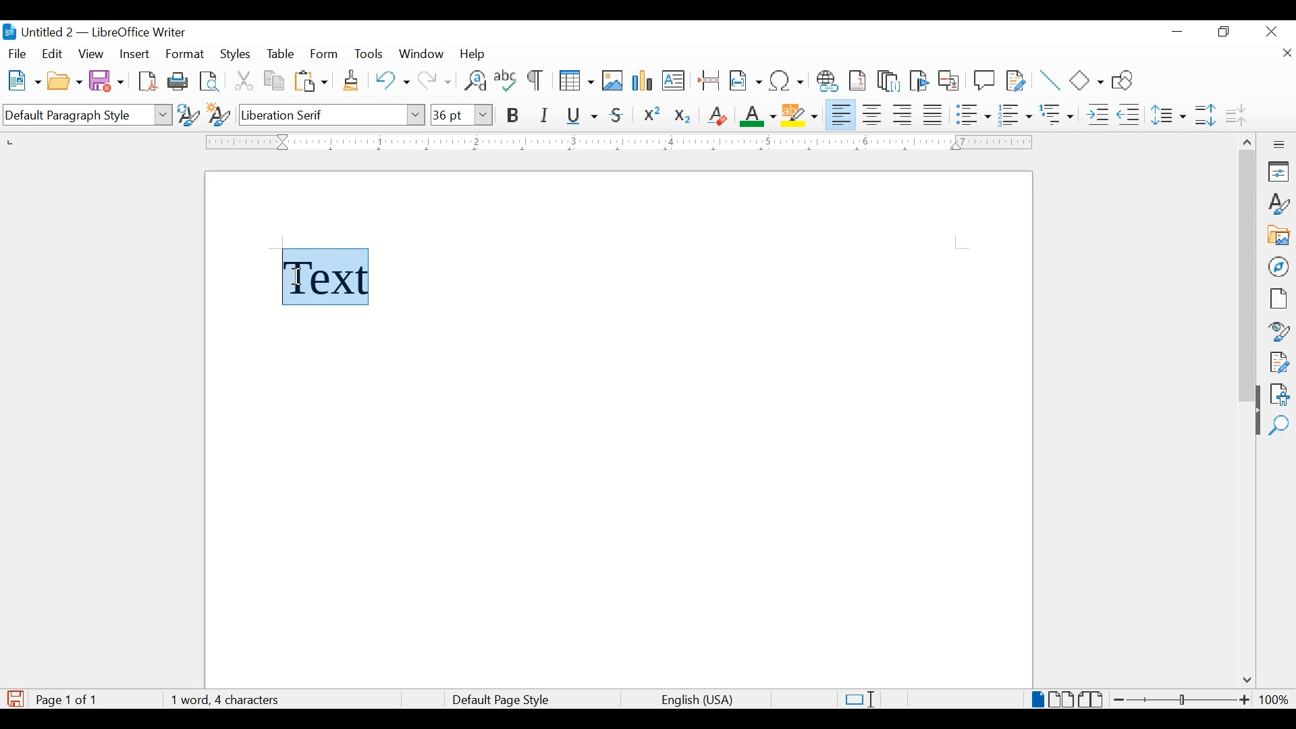 The image size is (1296, 729). Describe the element at coordinates (1279, 236) in the screenshot. I see `gallery` at that location.